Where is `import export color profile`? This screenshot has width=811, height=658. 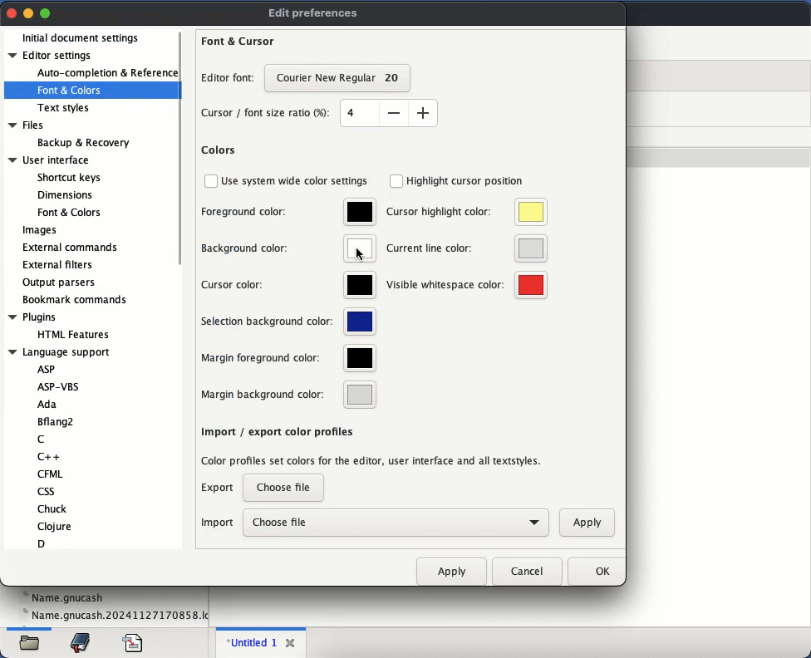
import export color profile is located at coordinates (376, 448).